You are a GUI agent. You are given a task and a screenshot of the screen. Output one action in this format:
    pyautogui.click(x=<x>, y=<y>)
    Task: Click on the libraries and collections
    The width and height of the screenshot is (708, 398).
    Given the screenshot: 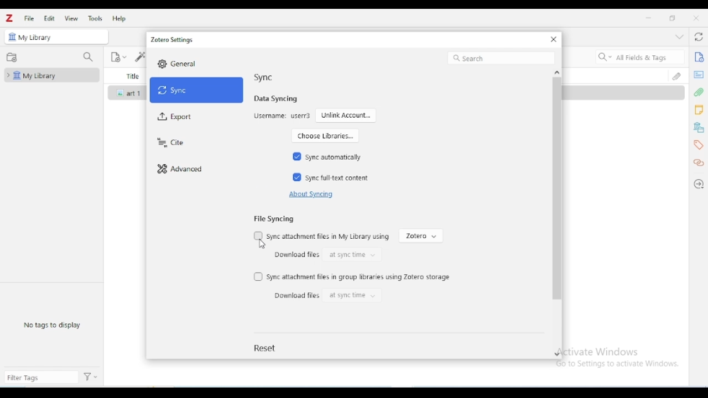 What is the action you would take?
    pyautogui.click(x=699, y=128)
    